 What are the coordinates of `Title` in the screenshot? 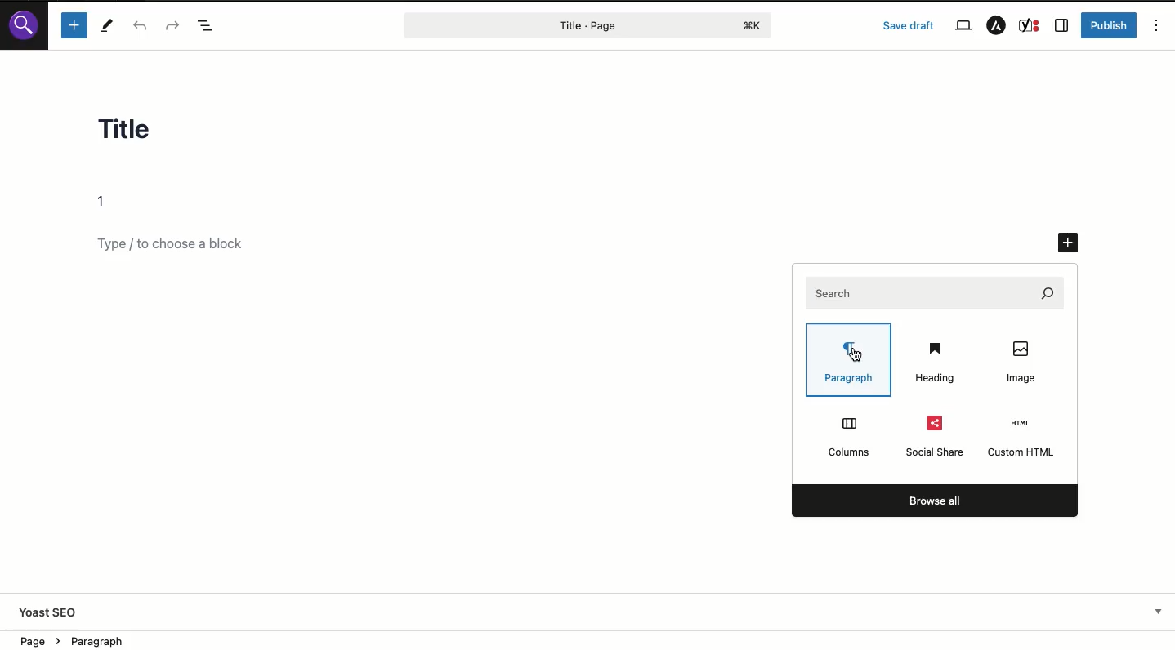 It's located at (140, 133).